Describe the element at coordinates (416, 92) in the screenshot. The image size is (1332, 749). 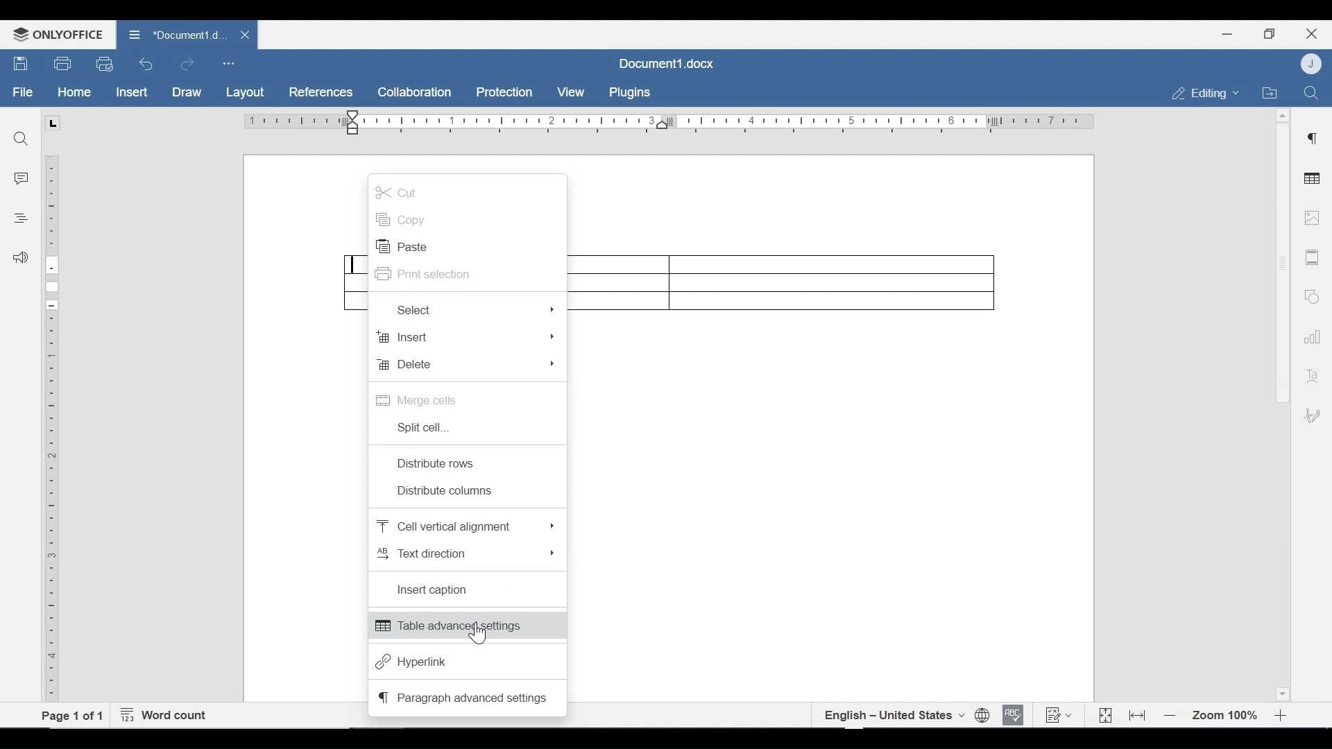
I see `Collaboration` at that location.